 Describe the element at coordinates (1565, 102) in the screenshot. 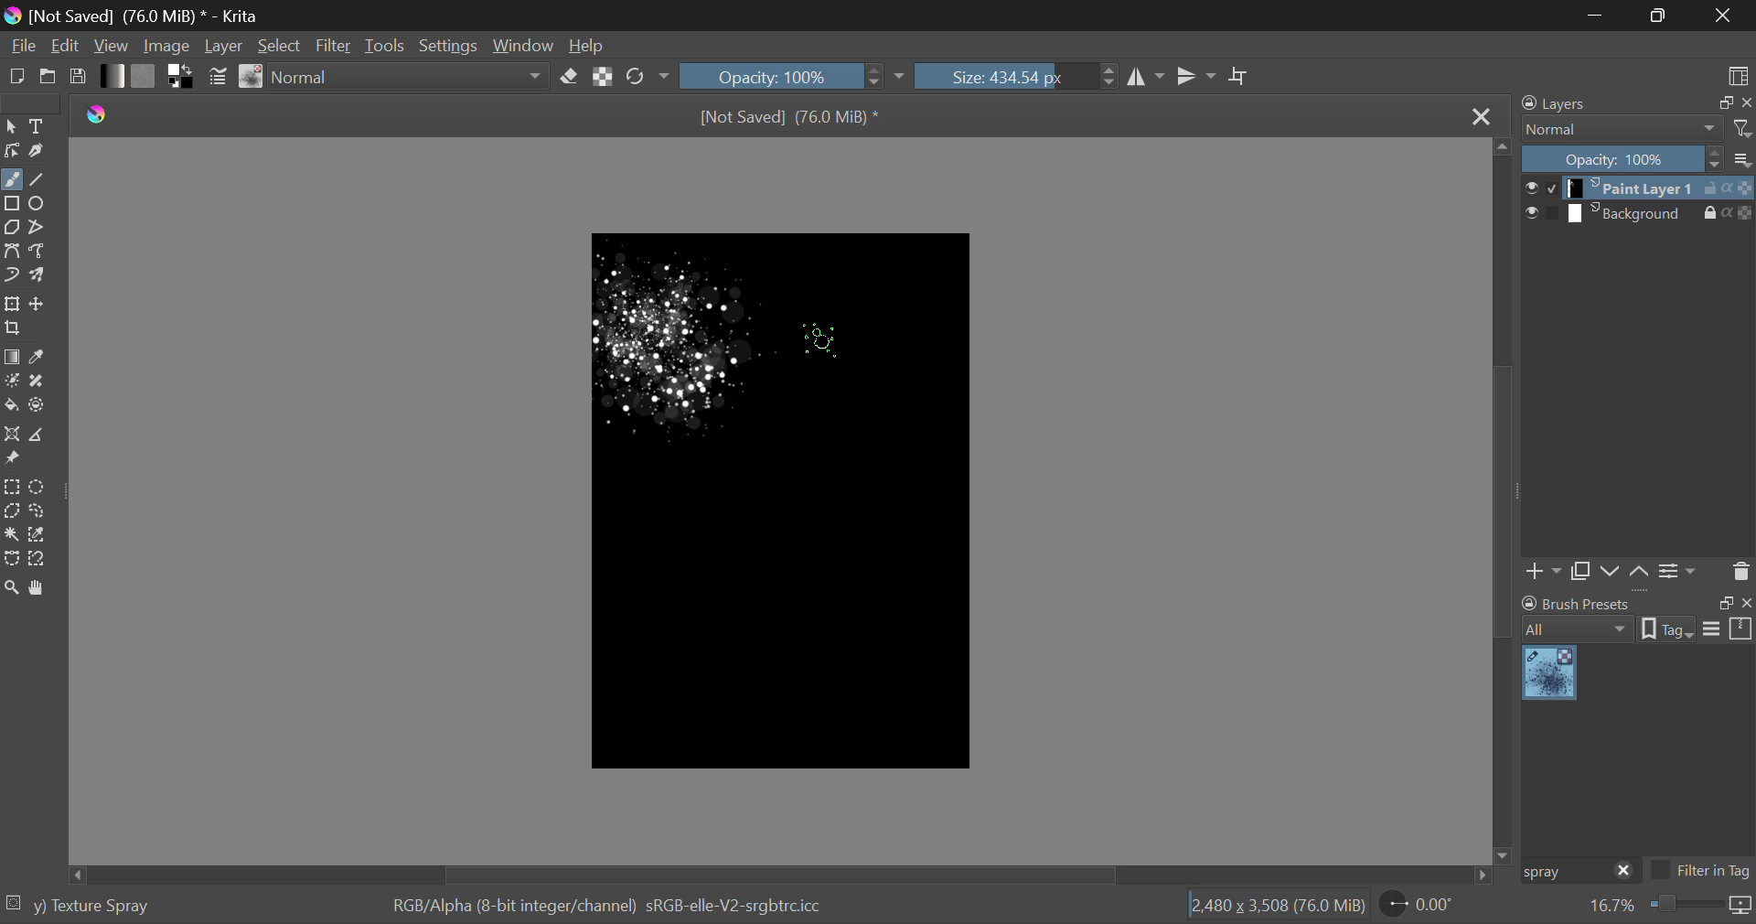

I see `Layers` at that location.